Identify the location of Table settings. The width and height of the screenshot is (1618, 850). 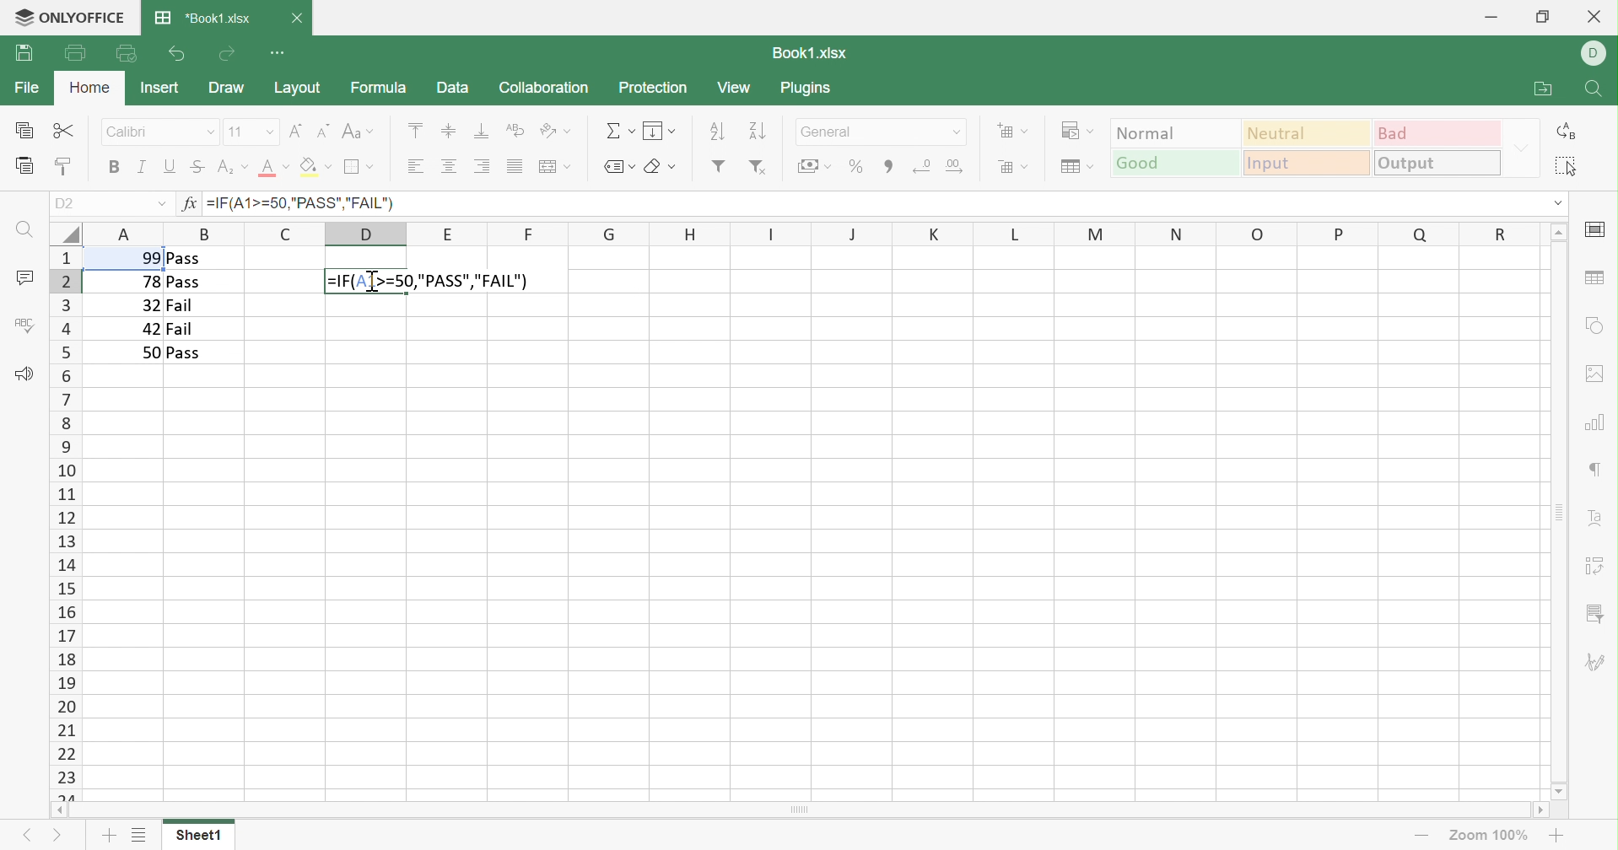
(1594, 277).